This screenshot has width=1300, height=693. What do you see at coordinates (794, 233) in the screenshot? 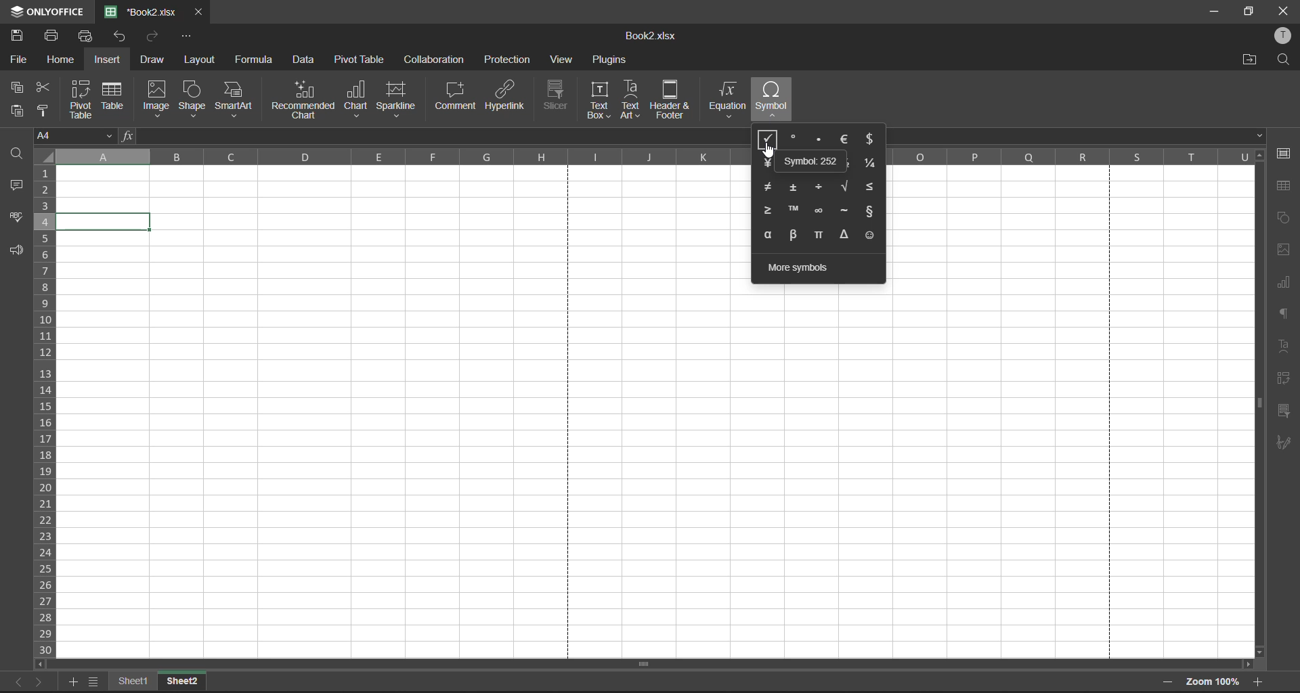
I see `beta` at bounding box center [794, 233].